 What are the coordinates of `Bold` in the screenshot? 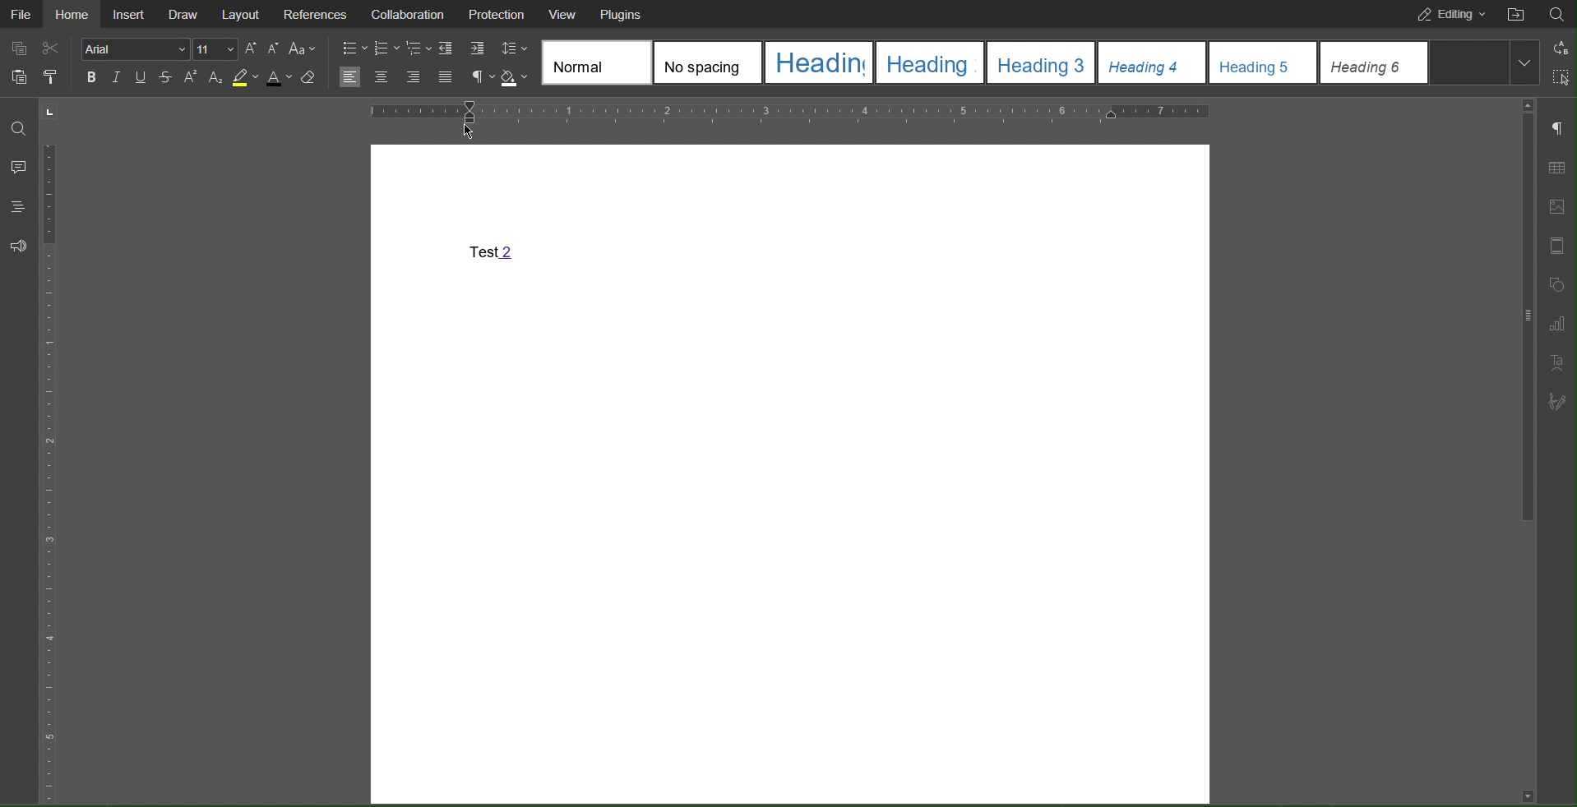 It's located at (92, 77).